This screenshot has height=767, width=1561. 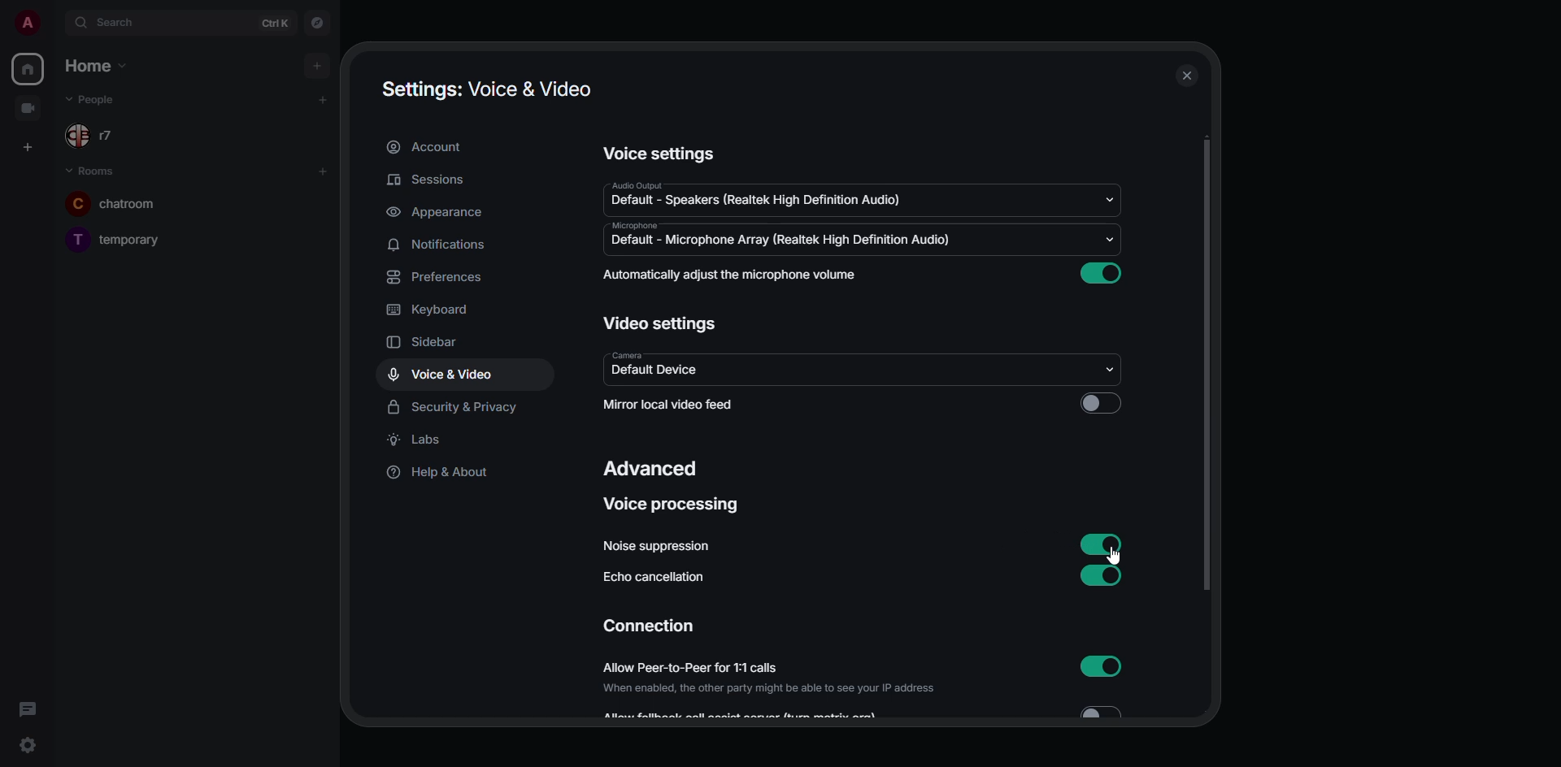 I want to click on people, so click(x=103, y=137).